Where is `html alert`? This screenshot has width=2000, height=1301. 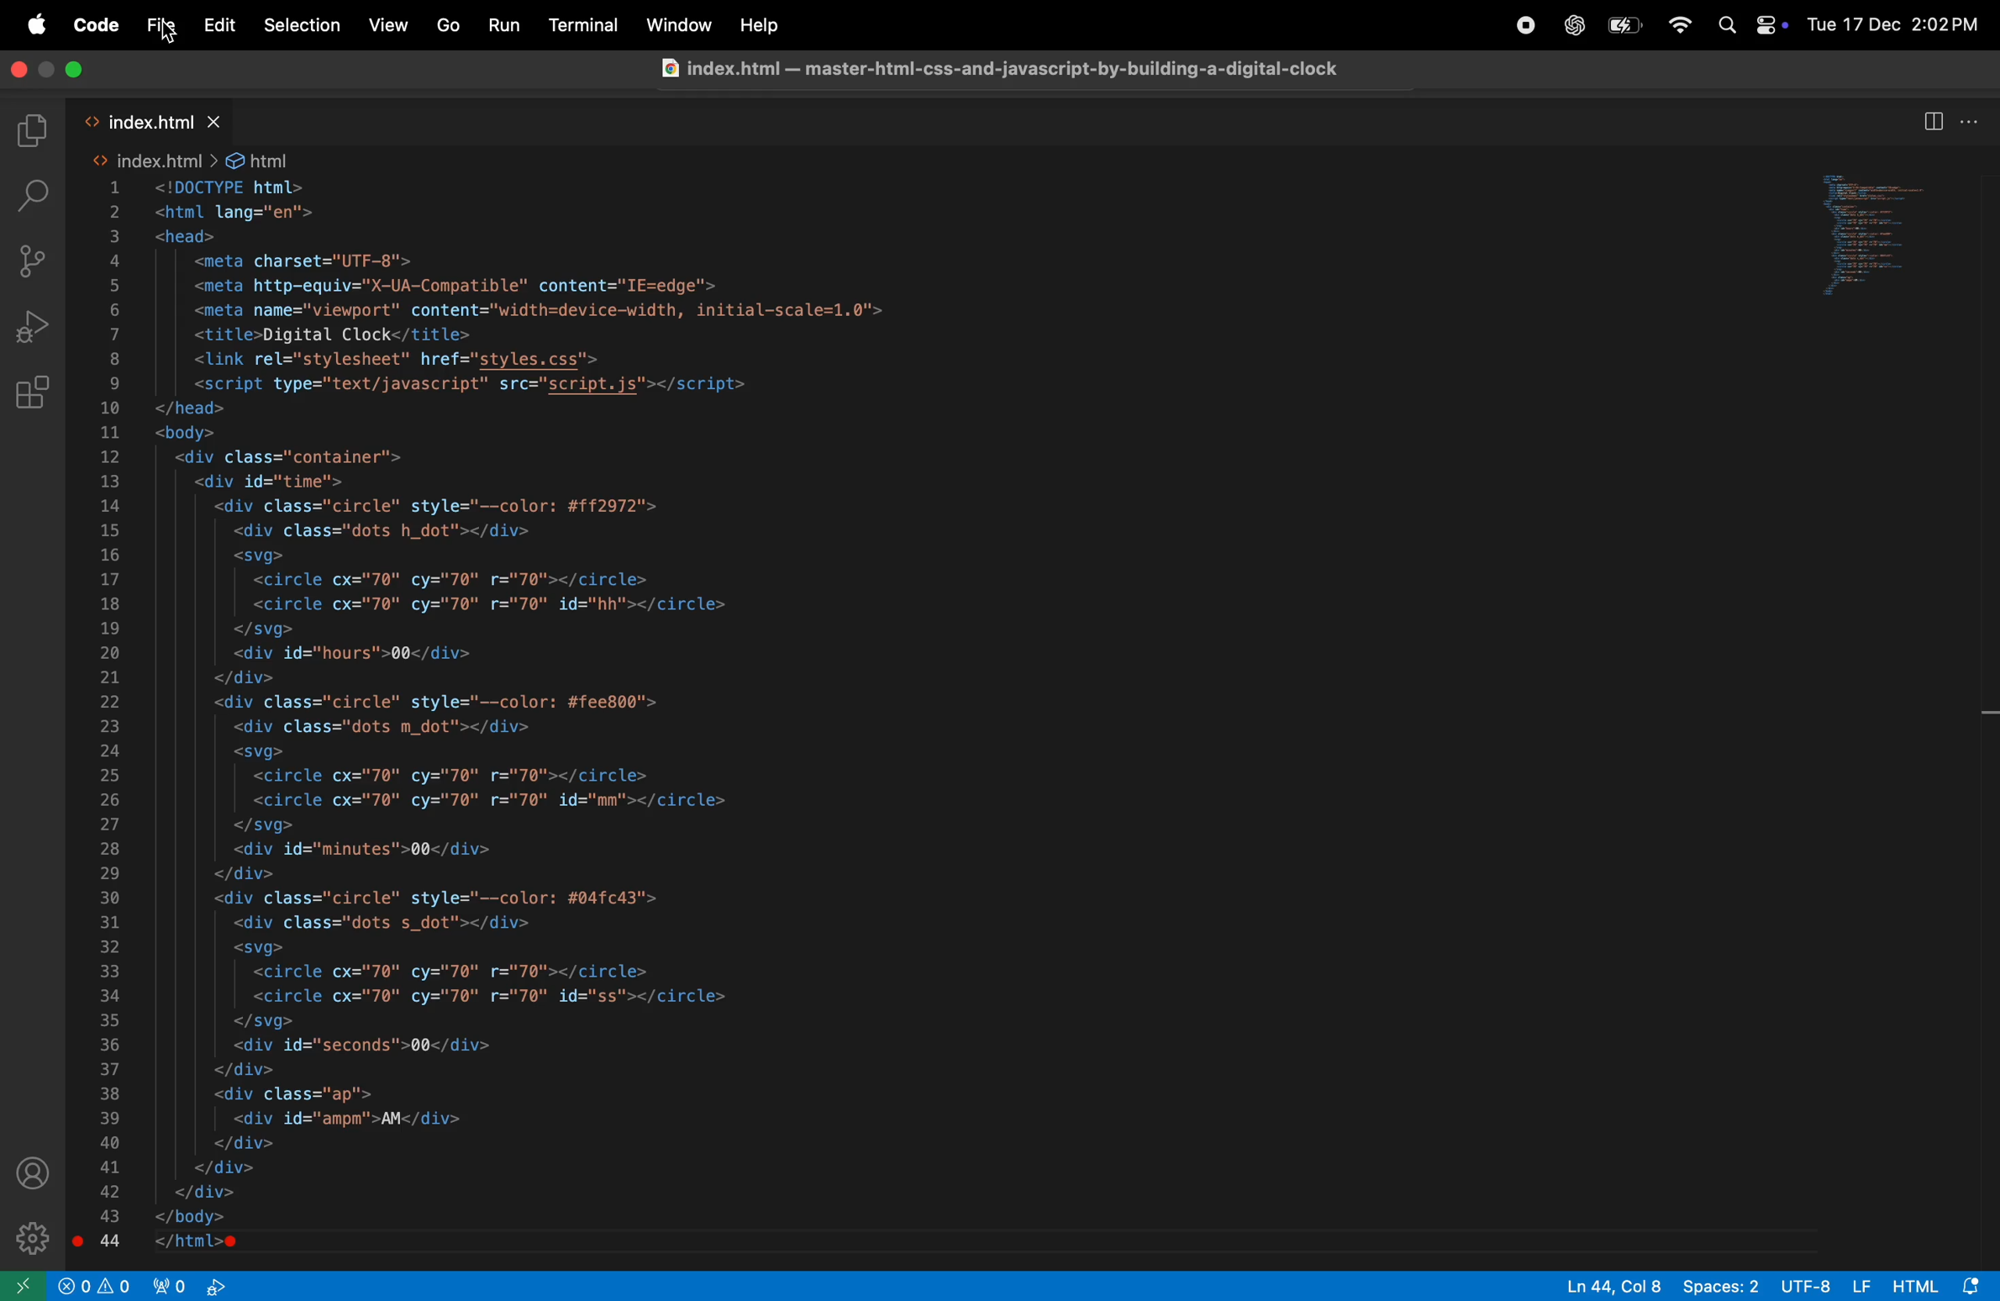
html alert is located at coordinates (1943, 1284).